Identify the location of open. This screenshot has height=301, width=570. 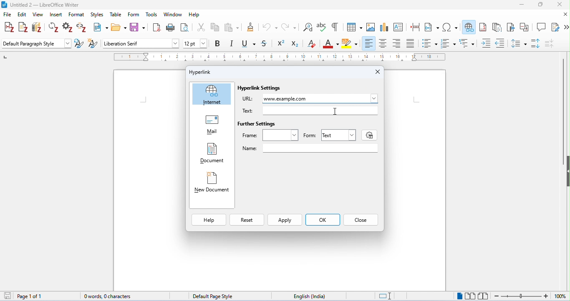
(119, 27).